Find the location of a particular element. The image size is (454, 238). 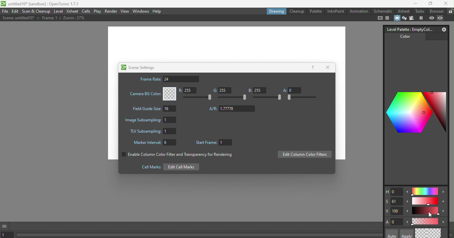

Freeze is located at coordinates (421, 18).